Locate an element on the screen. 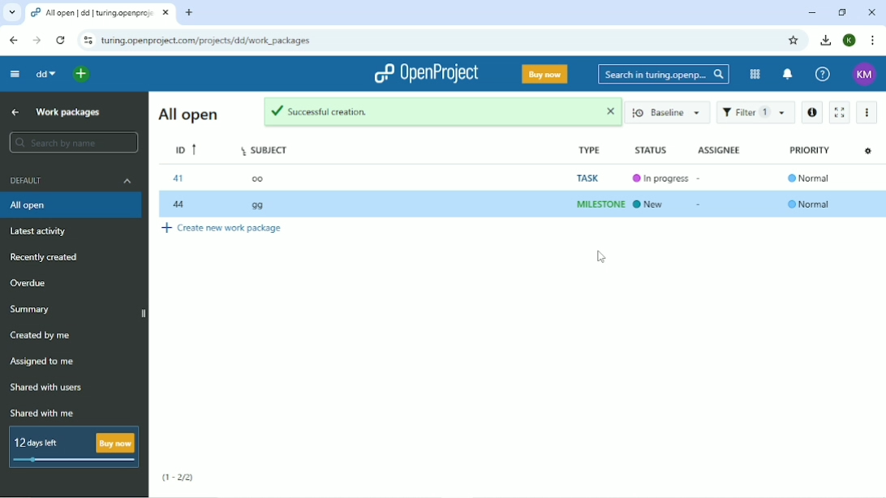 The height and width of the screenshot is (498, 886). All open is located at coordinates (187, 114).